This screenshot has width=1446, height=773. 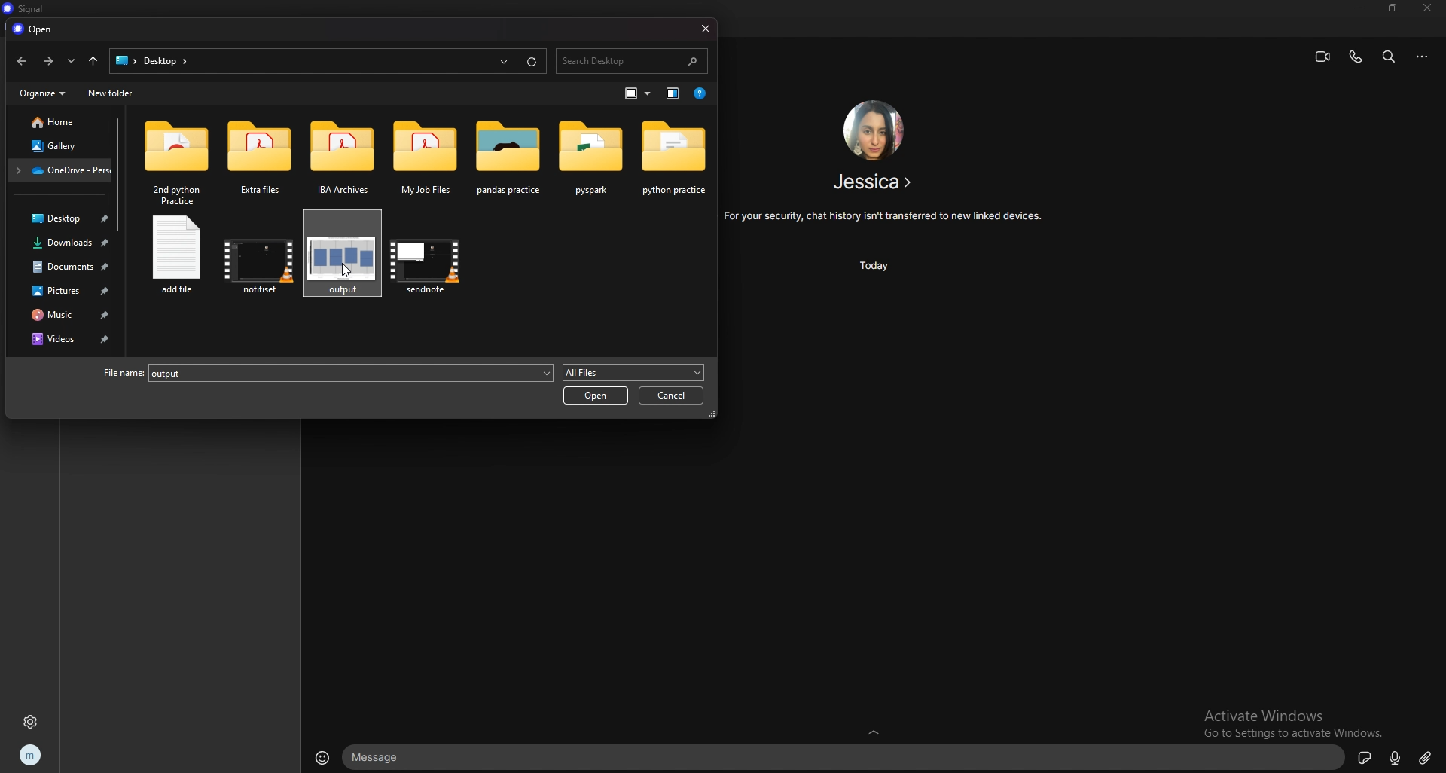 I want to click on videos, so click(x=66, y=338).